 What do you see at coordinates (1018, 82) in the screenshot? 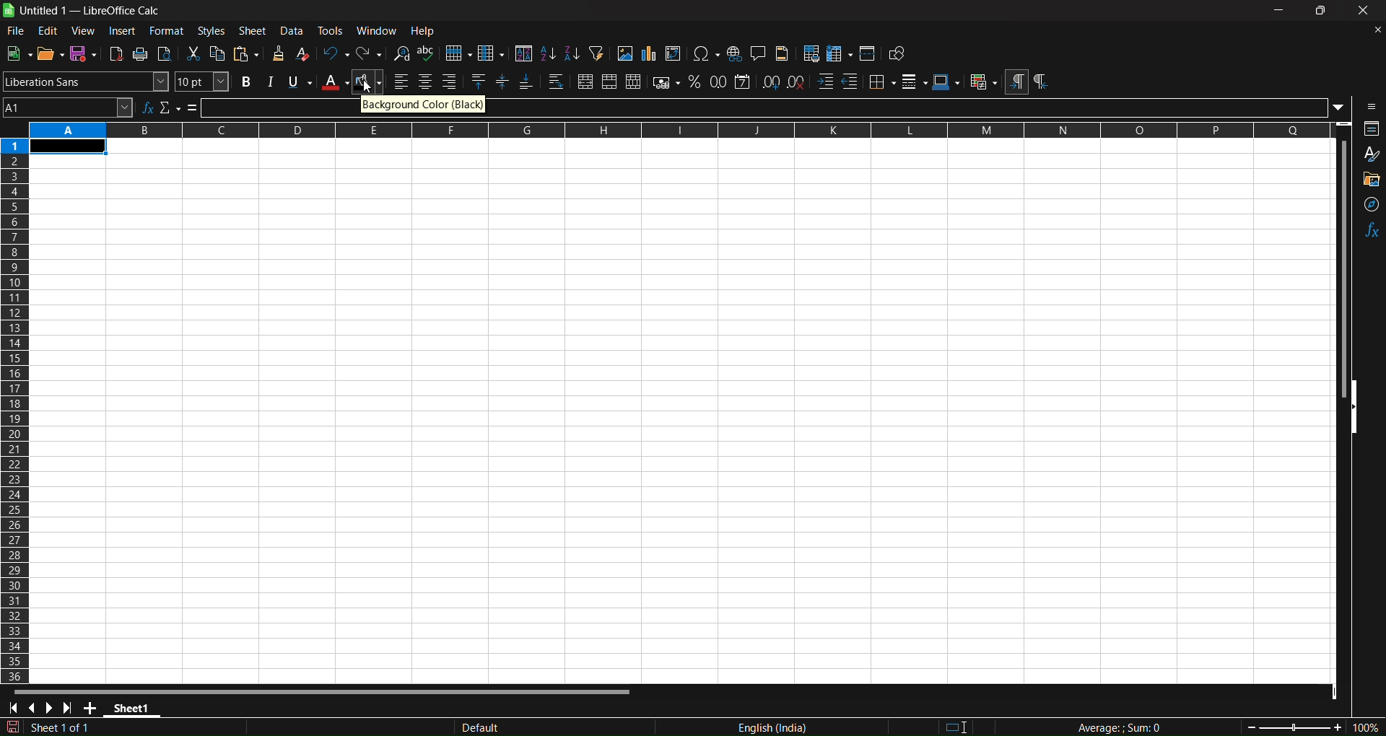
I see `left to right` at bounding box center [1018, 82].